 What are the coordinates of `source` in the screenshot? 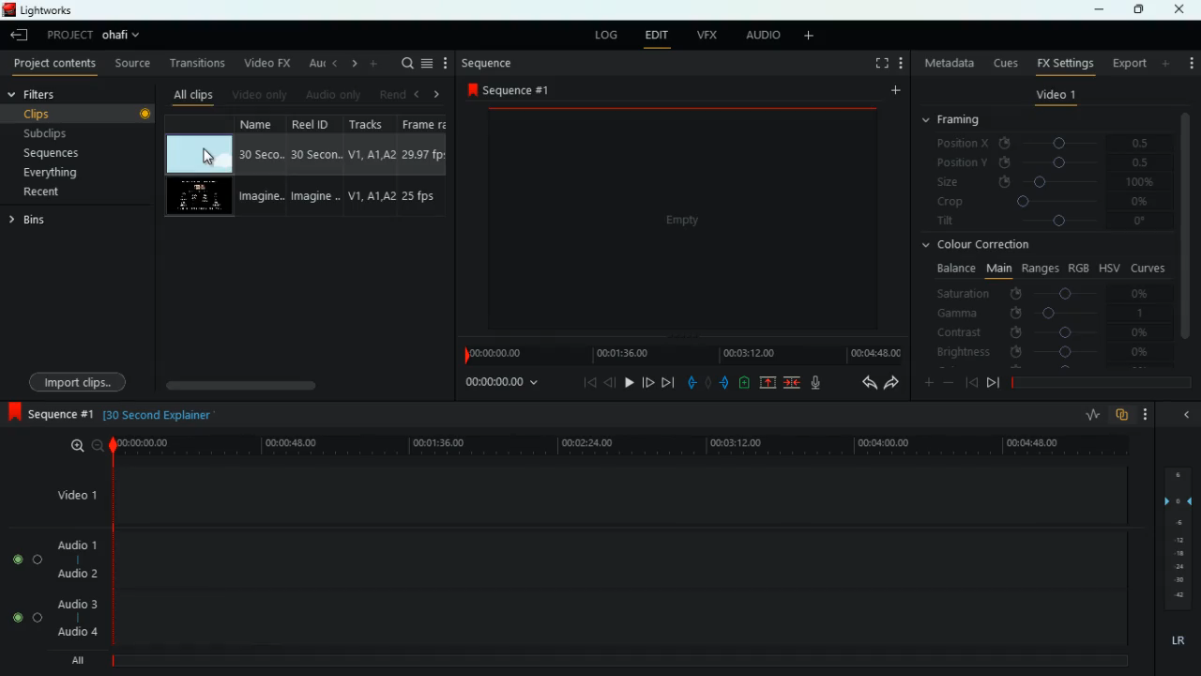 It's located at (130, 64).